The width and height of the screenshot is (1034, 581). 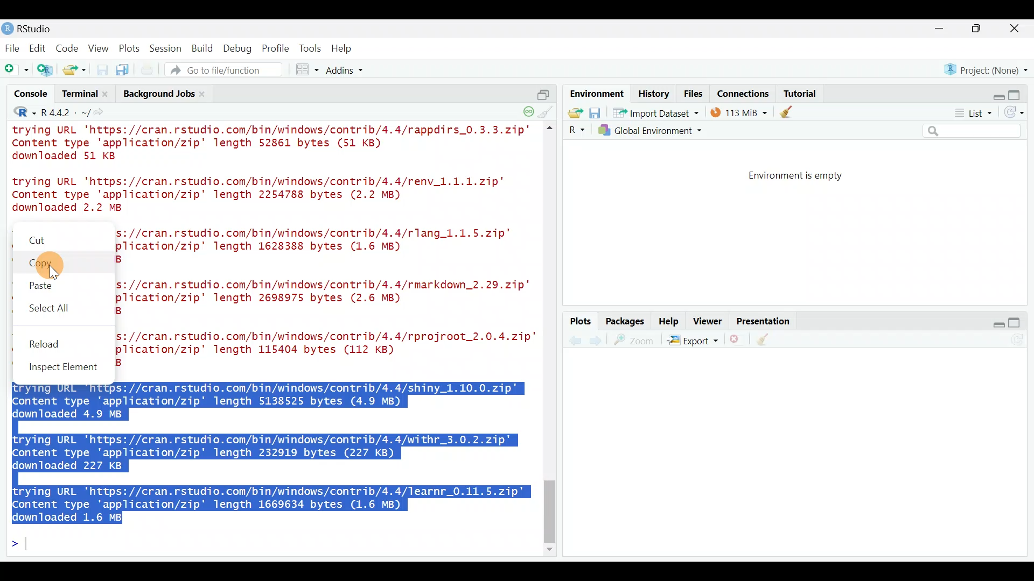 I want to click on Environment, so click(x=595, y=93).